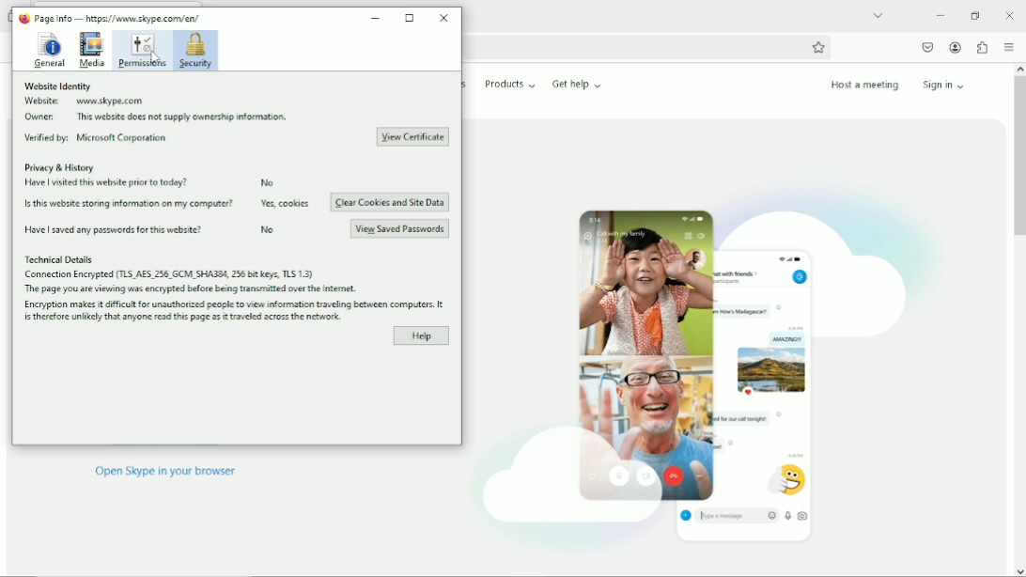  Describe the element at coordinates (166, 201) in the screenshot. I see `Privacy & History

Hove Ltd this webte pric to ody? No

Ishi website storing information on my compute? Yes, cookies
Have saved amy passwords for ths website? No` at that location.